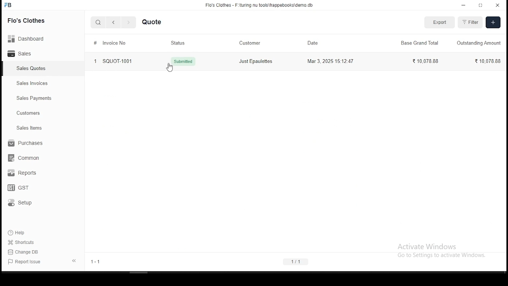 The height and width of the screenshot is (286, 508). What do you see at coordinates (33, 21) in the screenshot?
I see `Flo's clothes` at bounding box center [33, 21].